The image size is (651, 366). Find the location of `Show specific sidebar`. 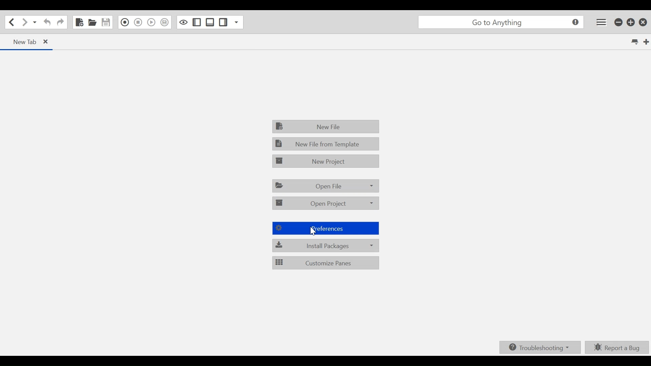

Show specific sidebar is located at coordinates (236, 22).